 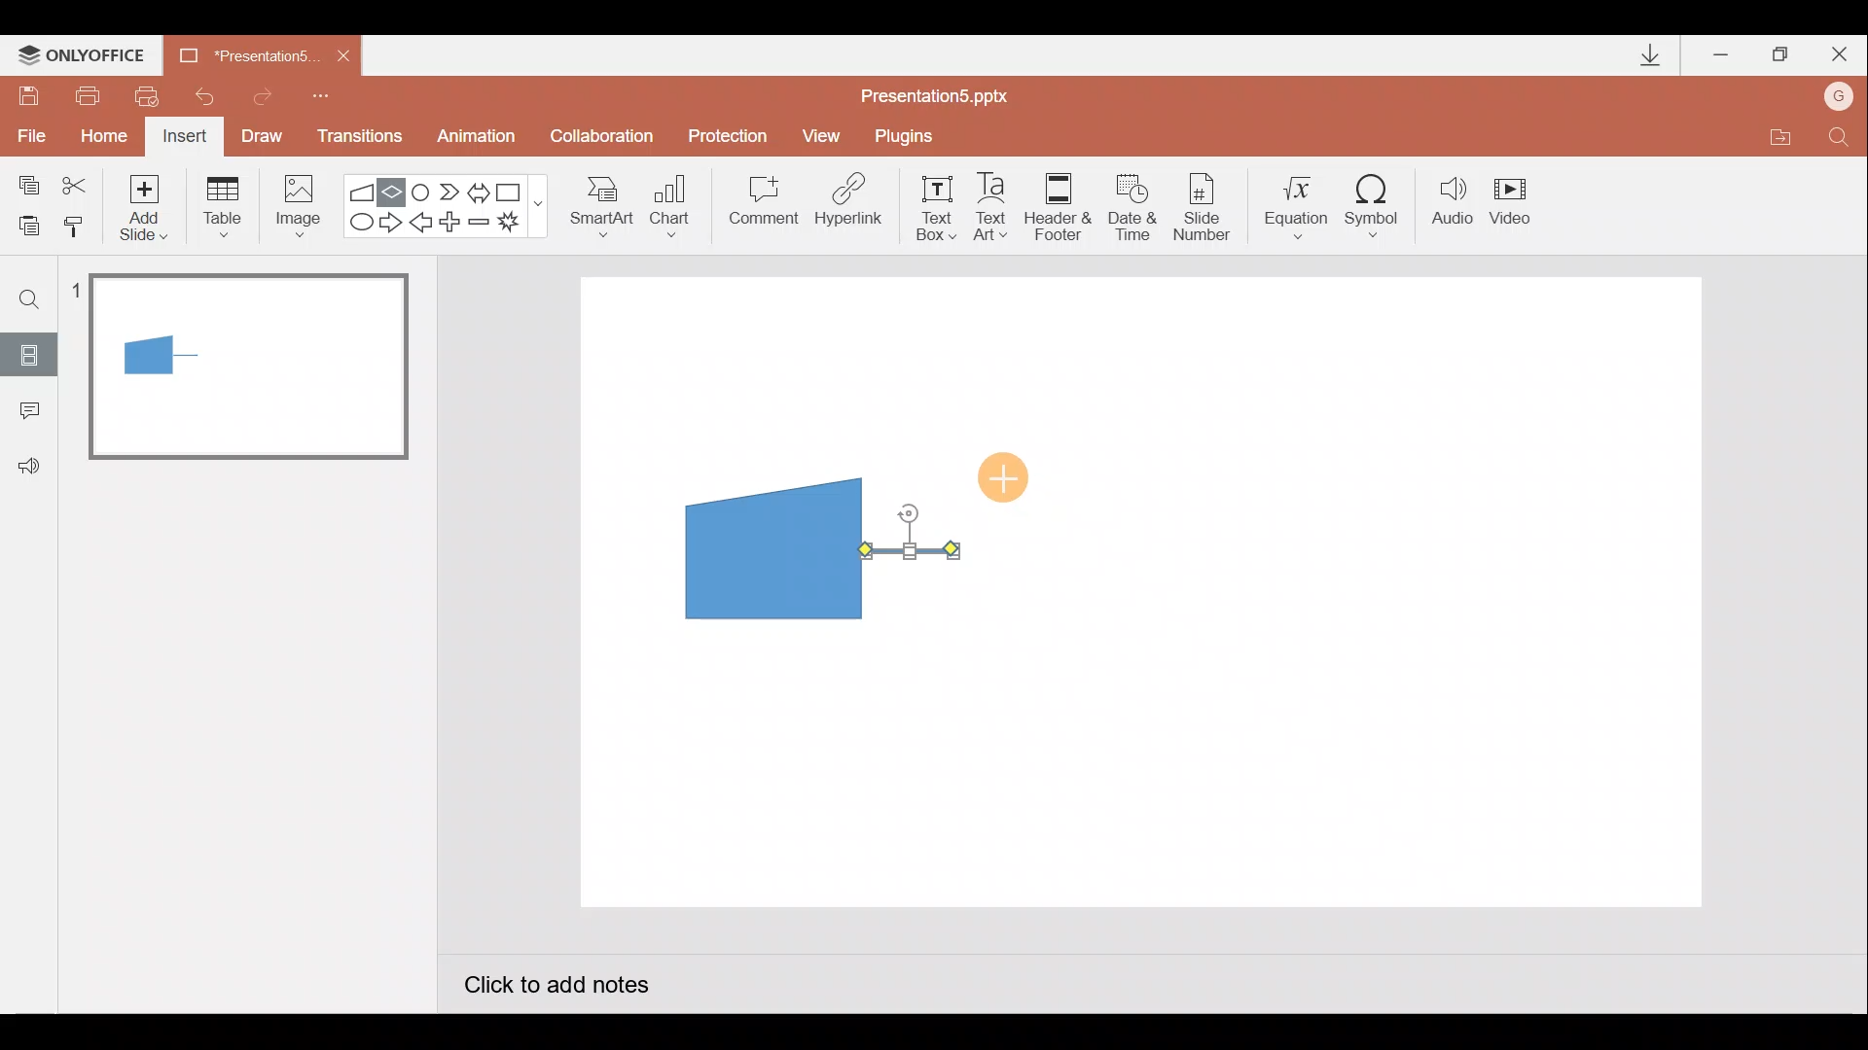 I want to click on Hyperlink, so click(x=850, y=206).